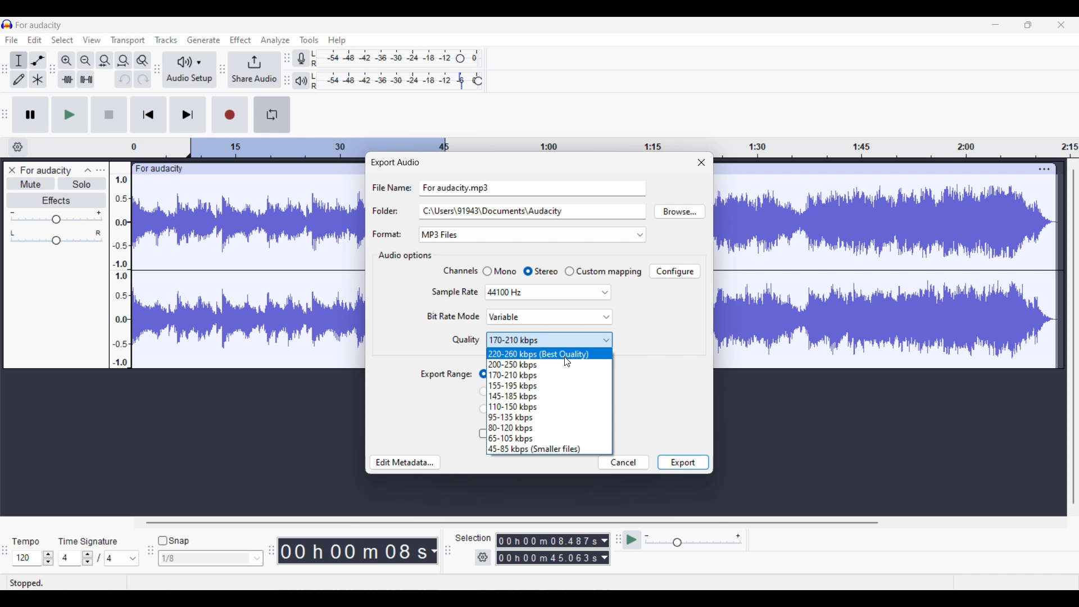 This screenshot has height=607, width=1079. Describe the element at coordinates (69, 558) in the screenshot. I see `Input time signature` at that location.